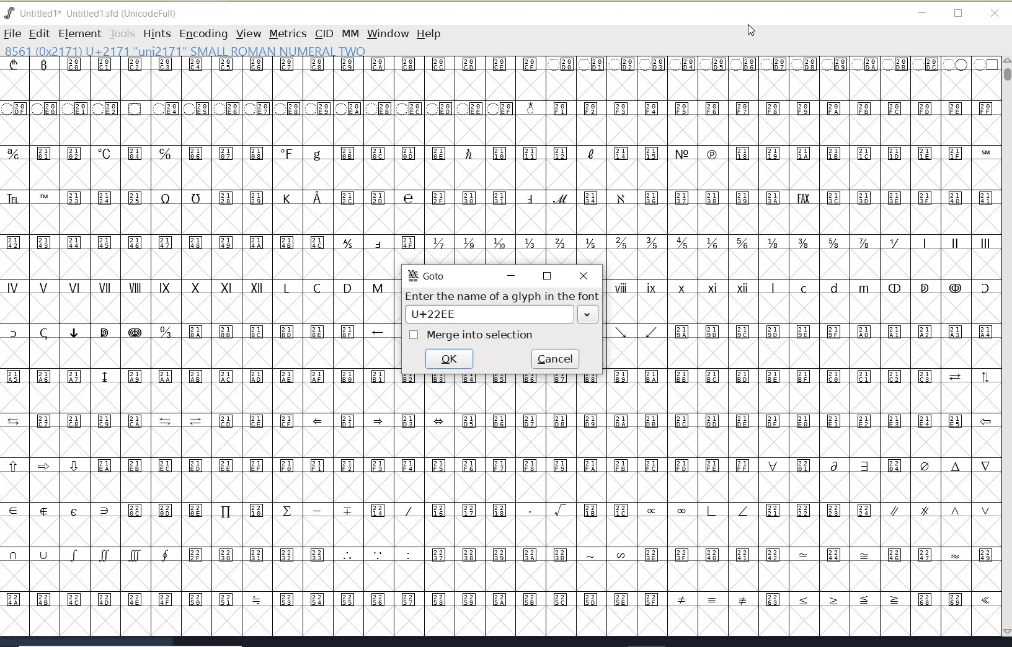  What do you see at coordinates (923, 13) in the screenshot?
I see `minimize` at bounding box center [923, 13].